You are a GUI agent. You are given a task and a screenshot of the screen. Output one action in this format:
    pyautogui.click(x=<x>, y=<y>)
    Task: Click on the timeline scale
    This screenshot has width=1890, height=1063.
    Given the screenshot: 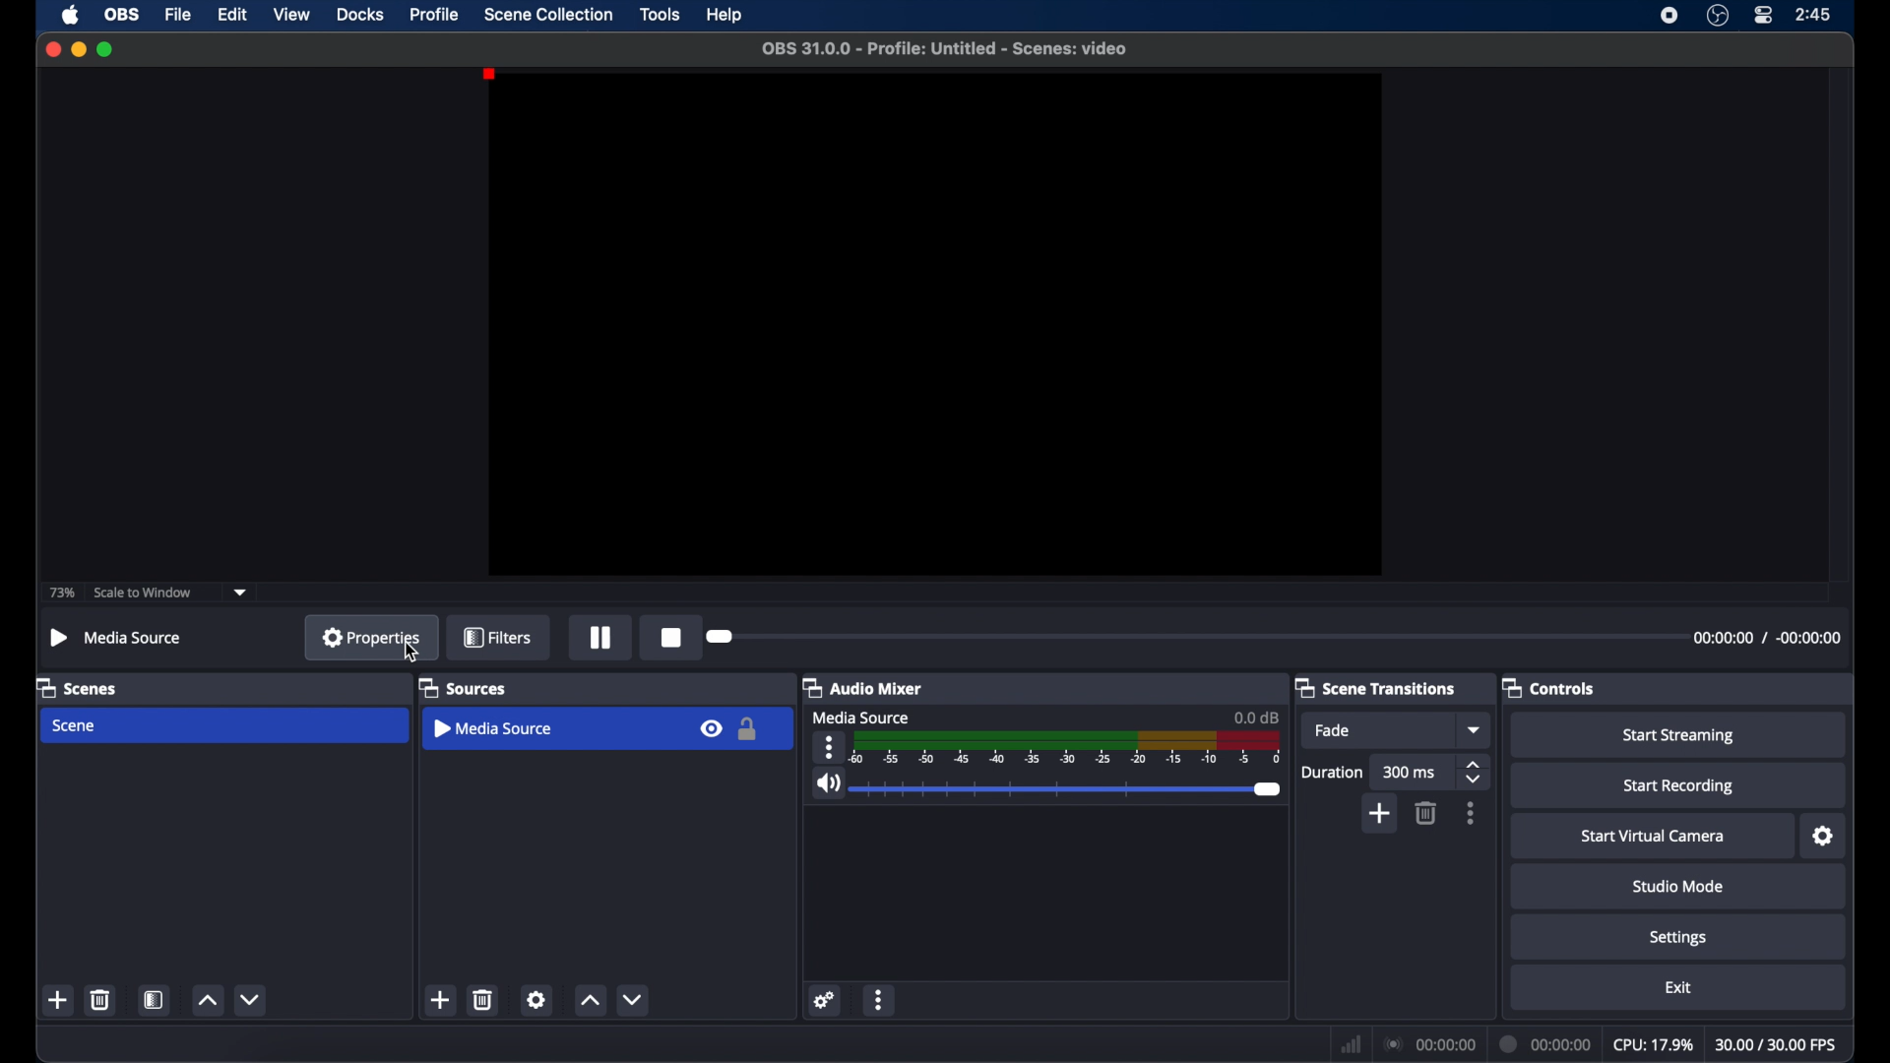 What is the action you would take?
    pyautogui.click(x=1068, y=749)
    